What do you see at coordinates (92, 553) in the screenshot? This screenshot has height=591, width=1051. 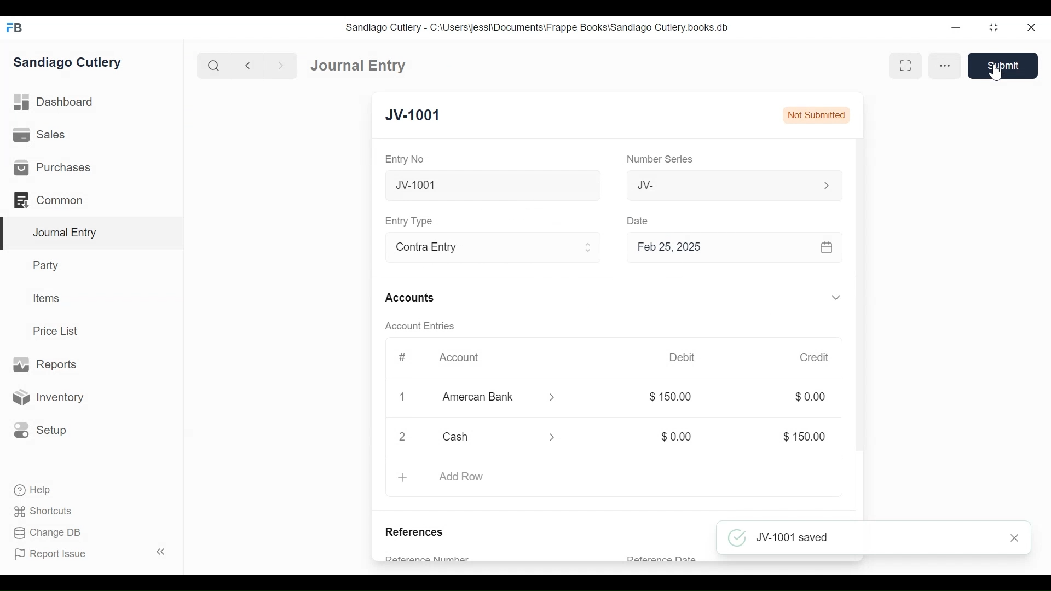 I see `Report Issue` at bounding box center [92, 553].